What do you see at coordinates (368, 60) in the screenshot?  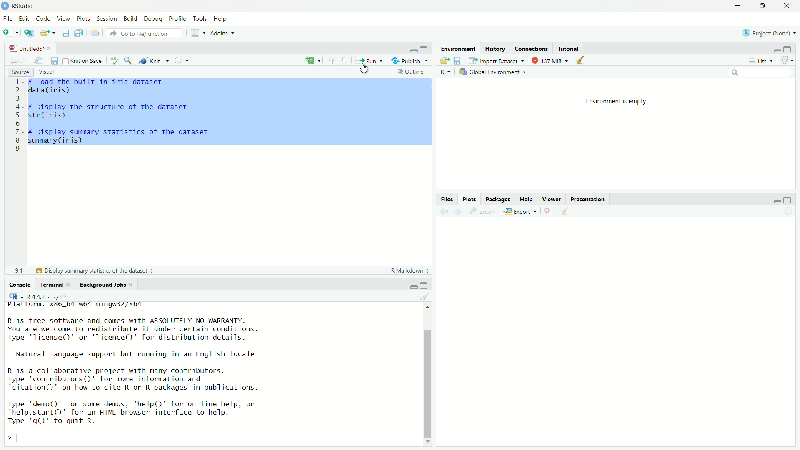 I see `Run current line` at bounding box center [368, 60].